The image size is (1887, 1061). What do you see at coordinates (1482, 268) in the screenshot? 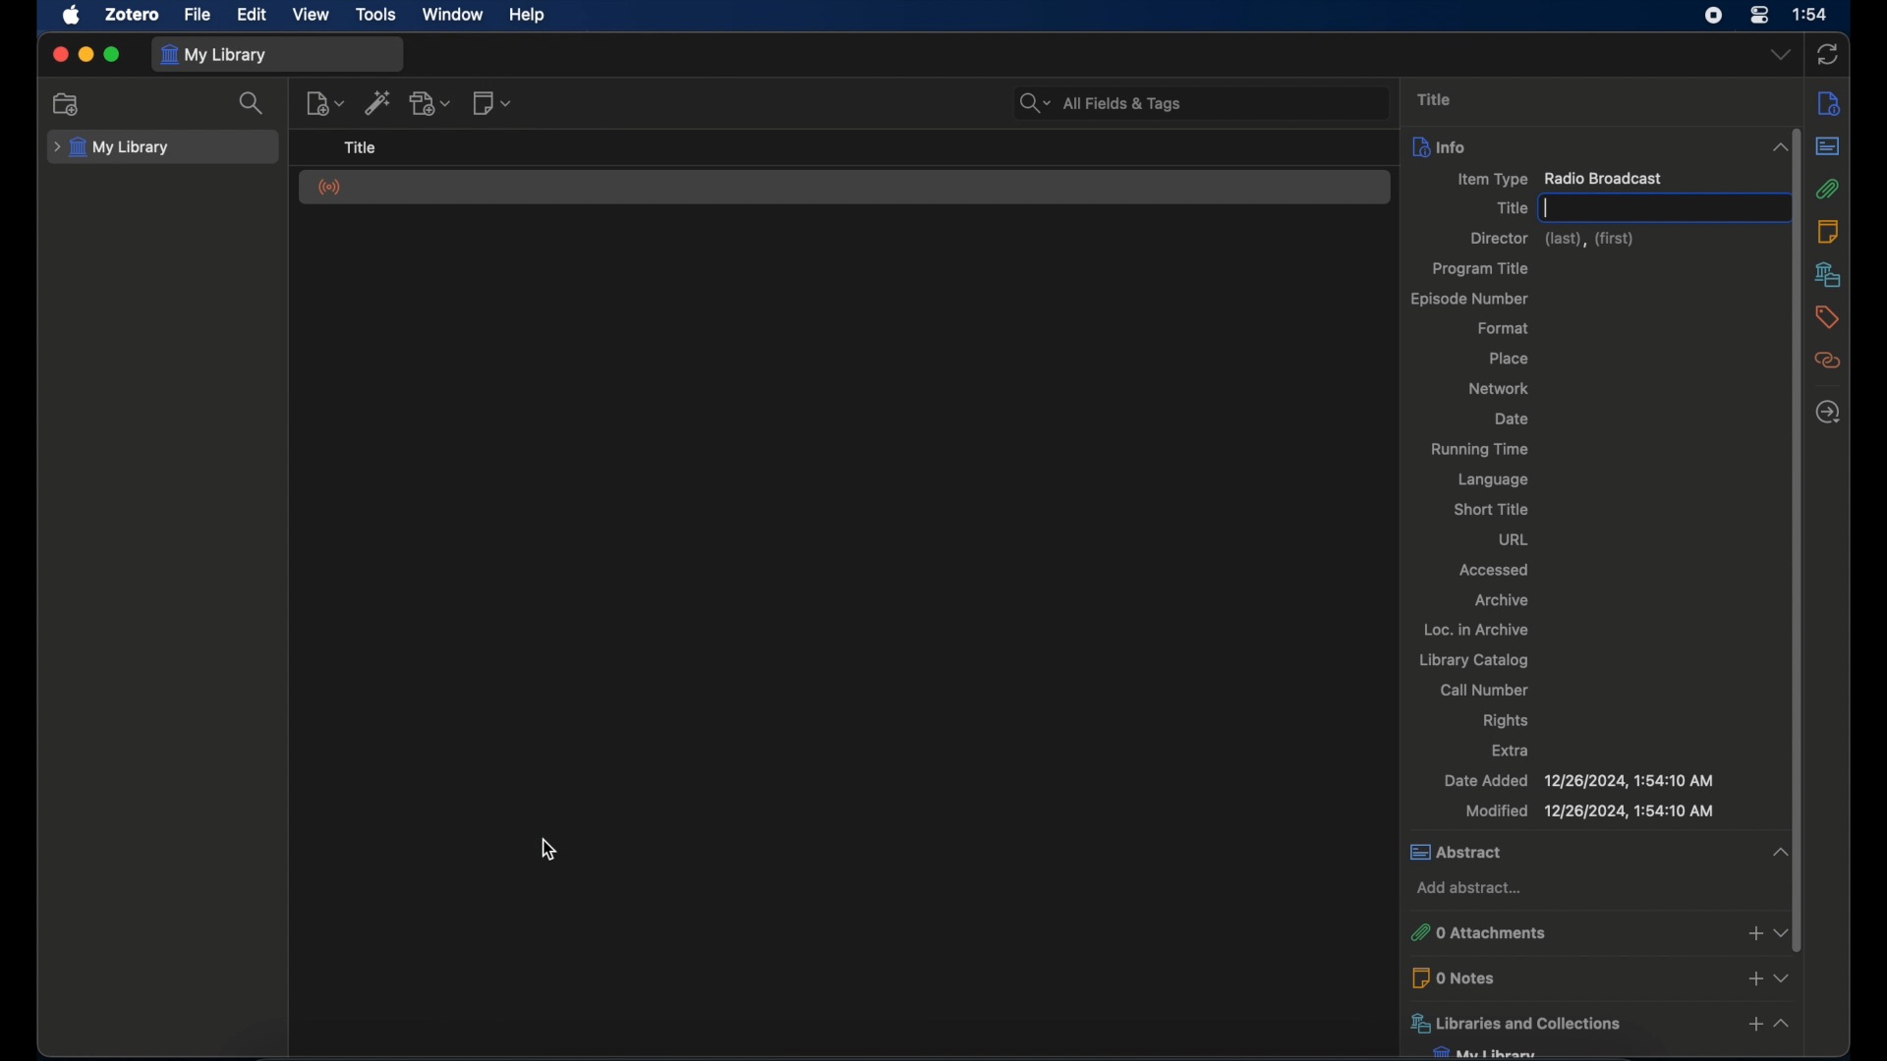
I see `program title` at bounding box center [1482, 268].